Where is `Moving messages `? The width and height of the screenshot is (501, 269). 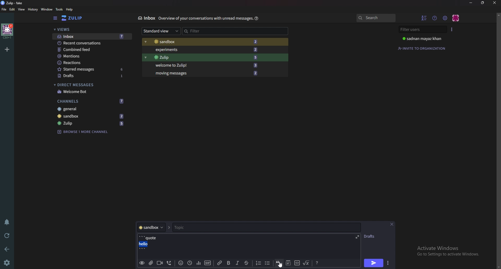 Moving messages  is located at coordinates (174, 74).